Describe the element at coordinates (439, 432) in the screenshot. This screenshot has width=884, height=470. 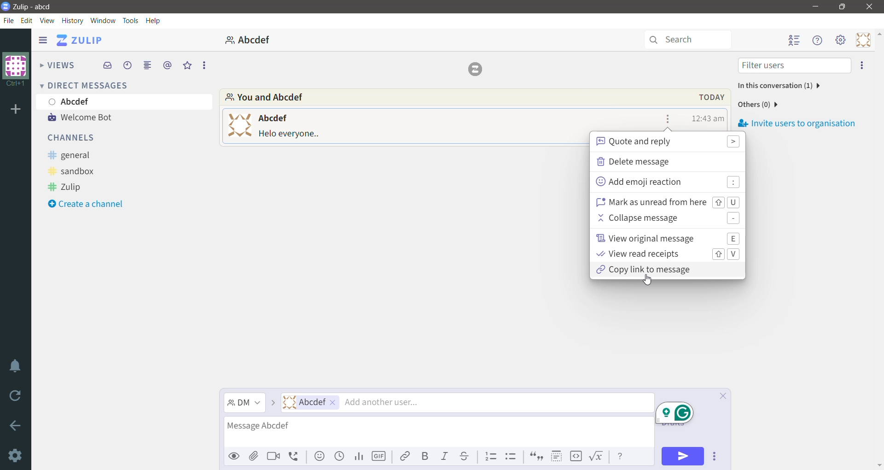
I see `Type the message for the selected recipients` at that location.